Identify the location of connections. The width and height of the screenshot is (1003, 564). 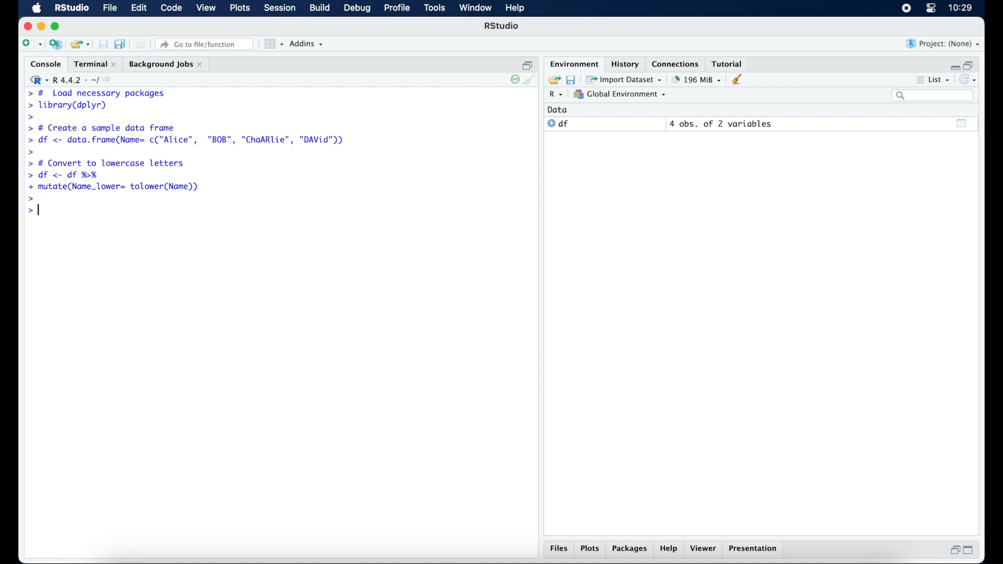
(677, 63).